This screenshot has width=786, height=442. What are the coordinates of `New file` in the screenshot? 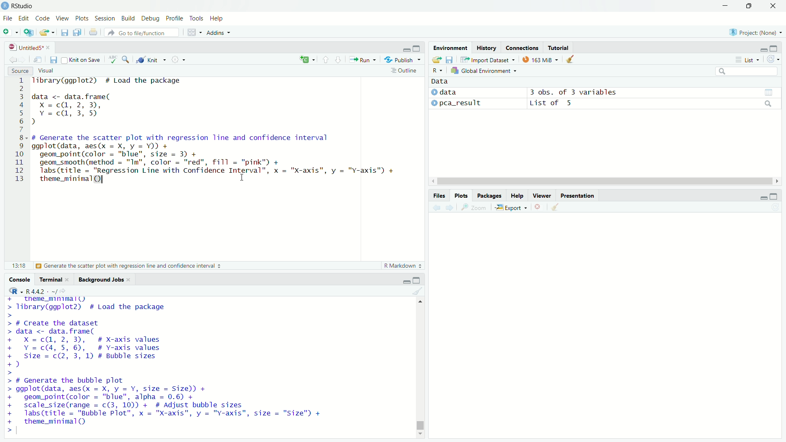 It's located at (10, 32).